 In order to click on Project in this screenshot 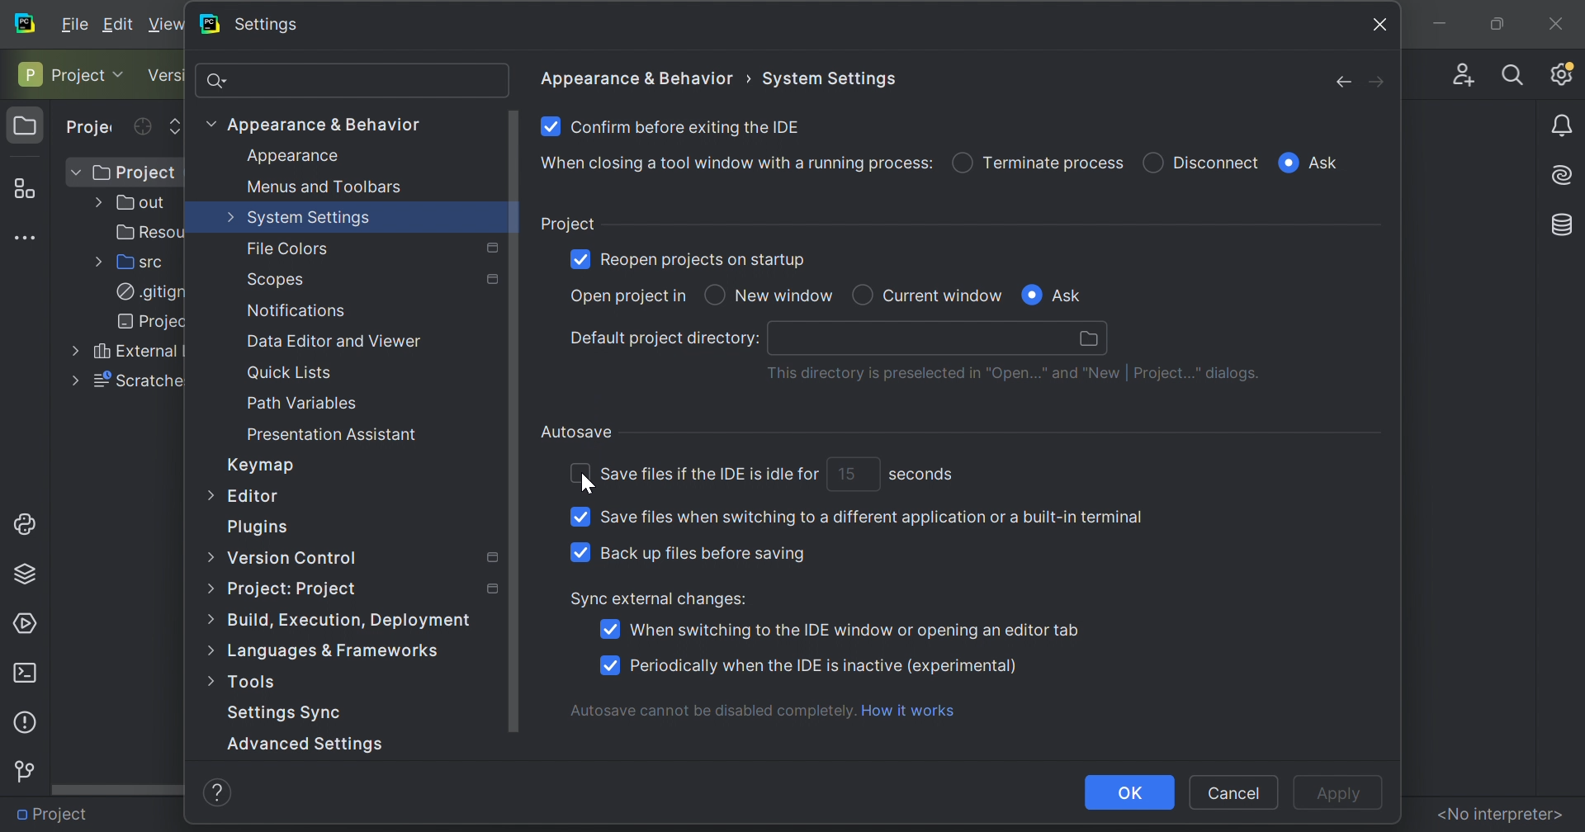, I will do `click(92, 128)`.